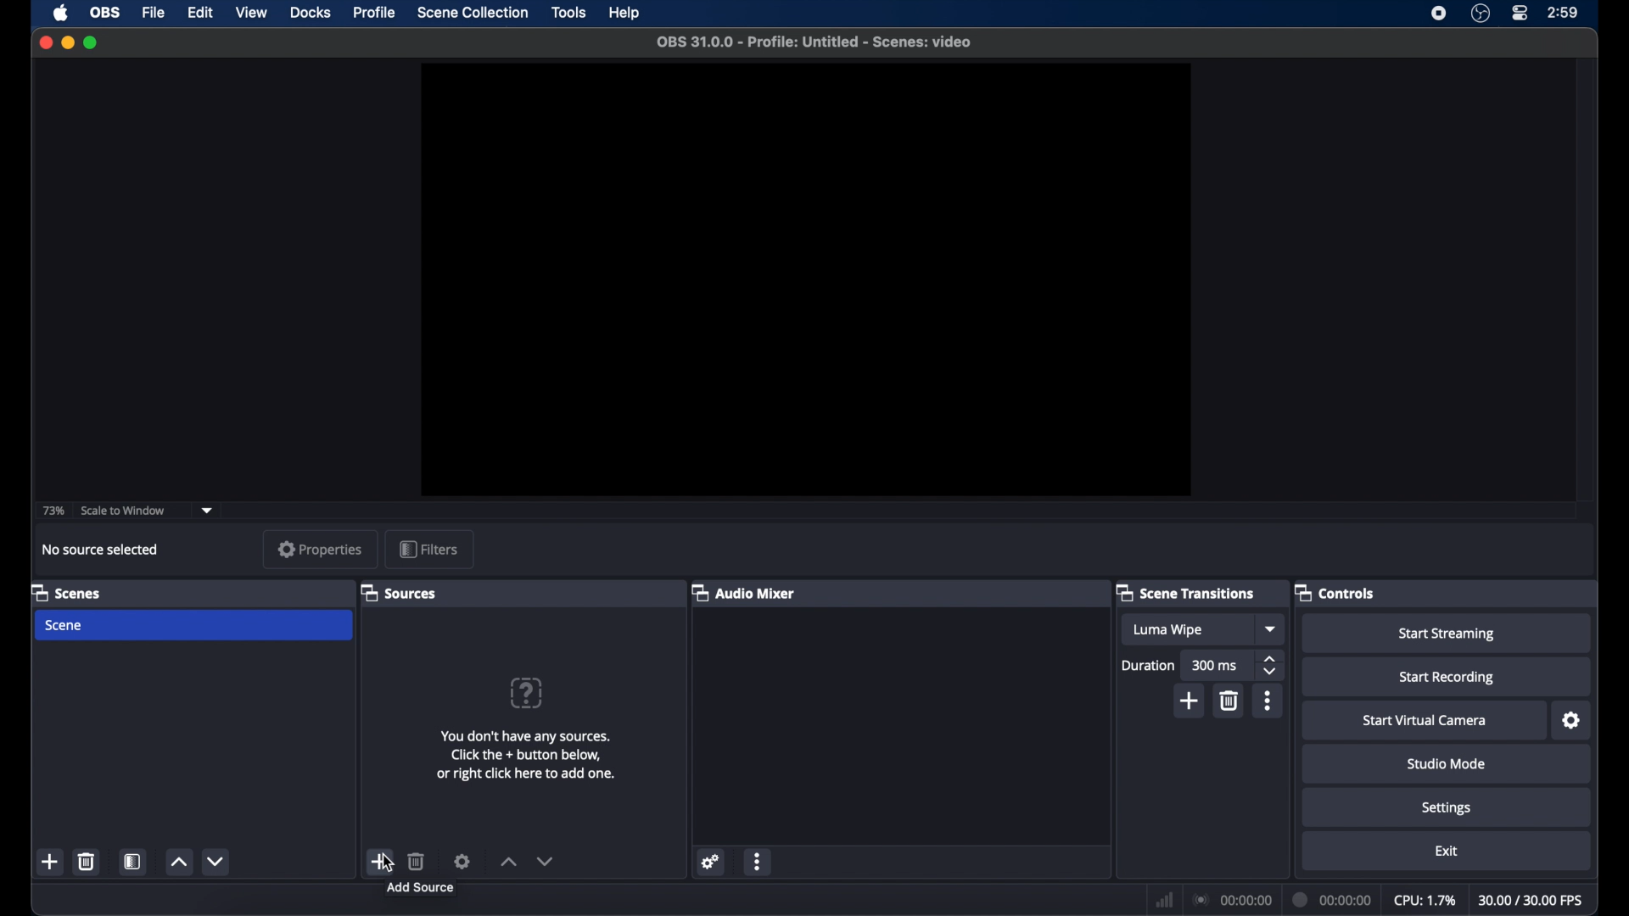 Image resolution: width=1629 pixels, height=916 pixels. What do you see at coordinates (91, 42) in the screenshot?
I see `maximize` at bounding box center [91, 42].